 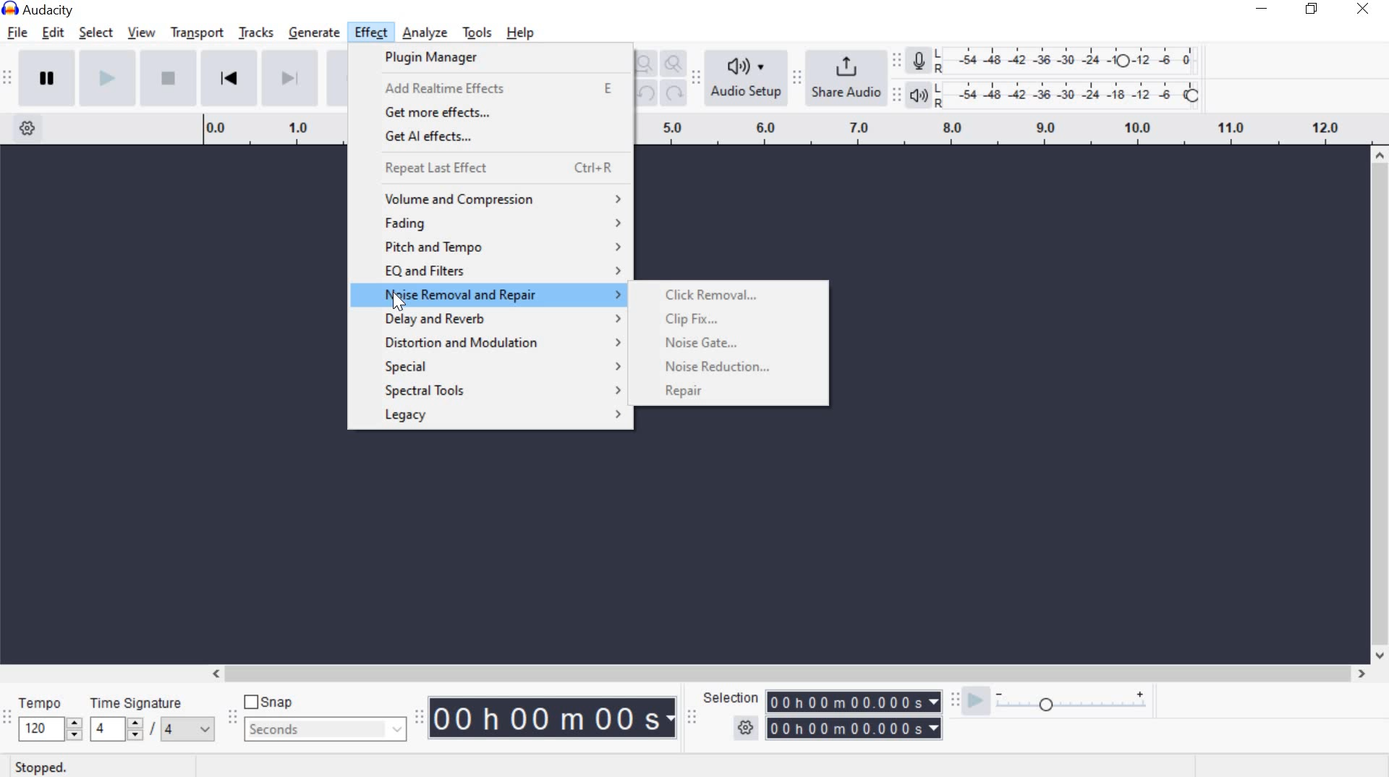 What do you see at coordinates (691, 393) in the screenshot?
I see `repair` at bounding box center [691, 393].